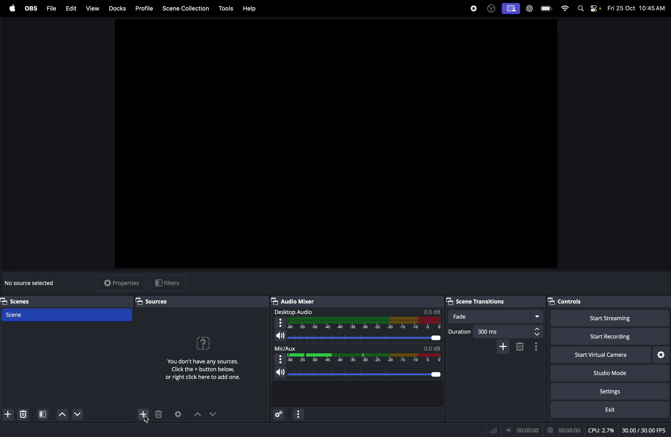 The image size is (671, 437). Describe the element at coordinates (509, 332) in the screenshot. I see `300ms` at that location.